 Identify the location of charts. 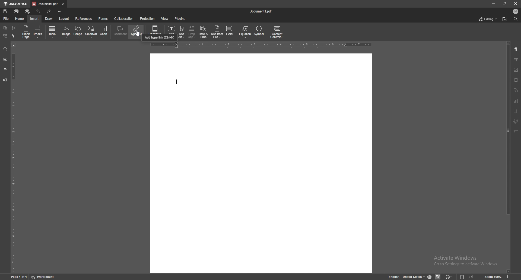
(517, 100).